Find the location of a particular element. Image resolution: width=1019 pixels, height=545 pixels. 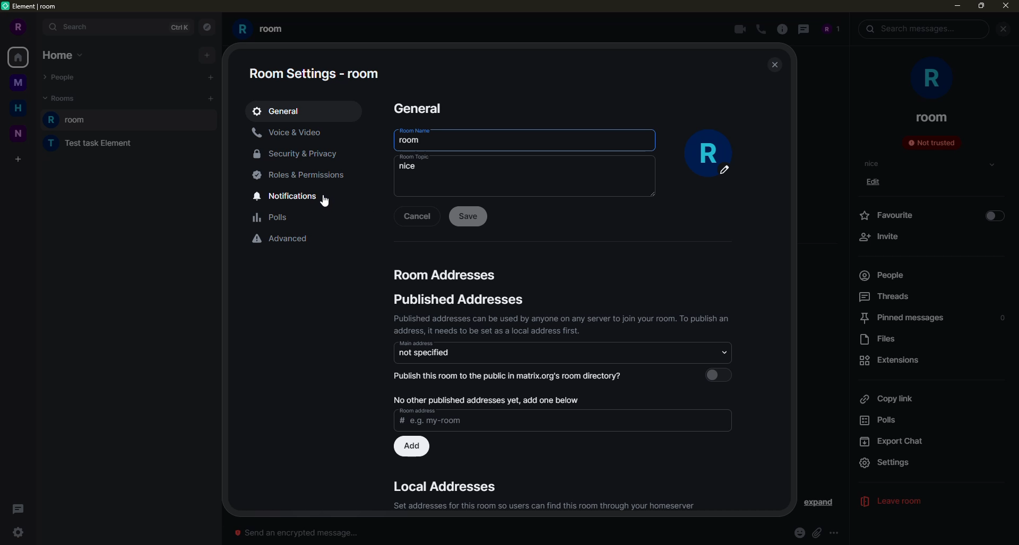

close is located at coordinates (1003, 29).